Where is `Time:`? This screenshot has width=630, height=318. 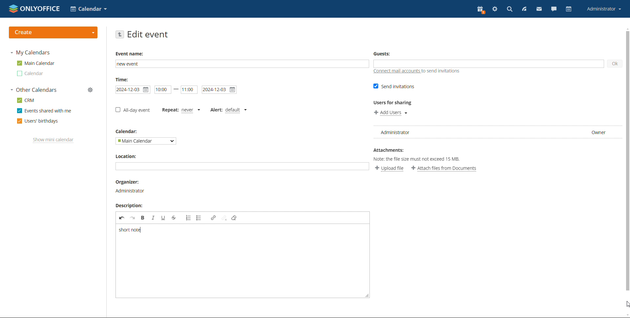
Time: is located at coordinates (123, 79).